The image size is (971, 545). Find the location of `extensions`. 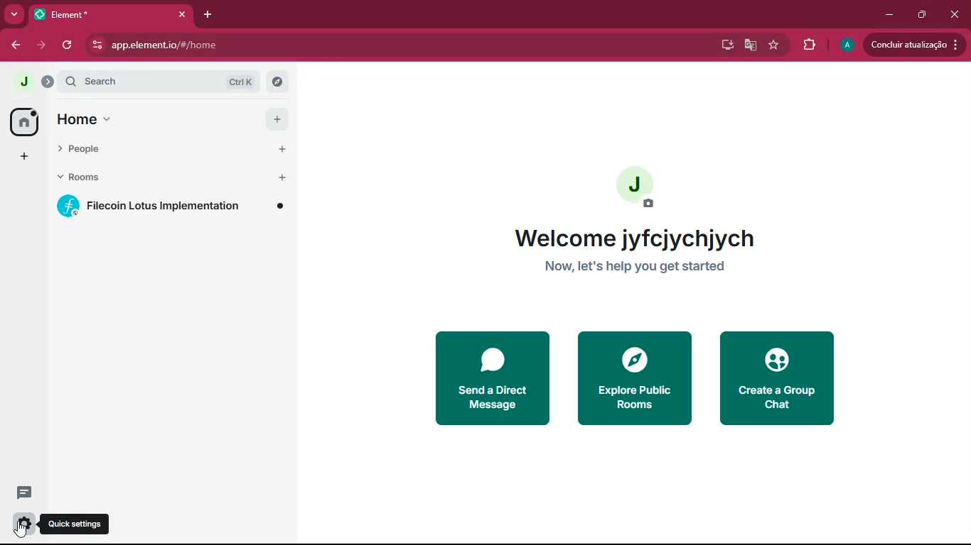

extensions is located at coordinates (811, 46).